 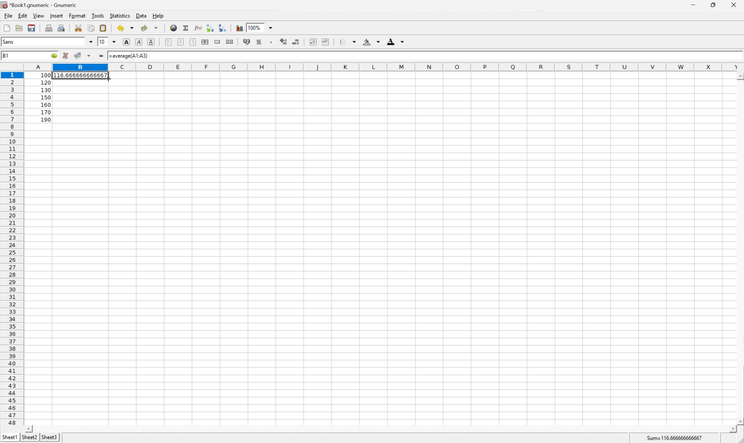 What do you see at coordinates (141, 15) in the screenshot?
I see `Data` at bounding box center [141, 15].